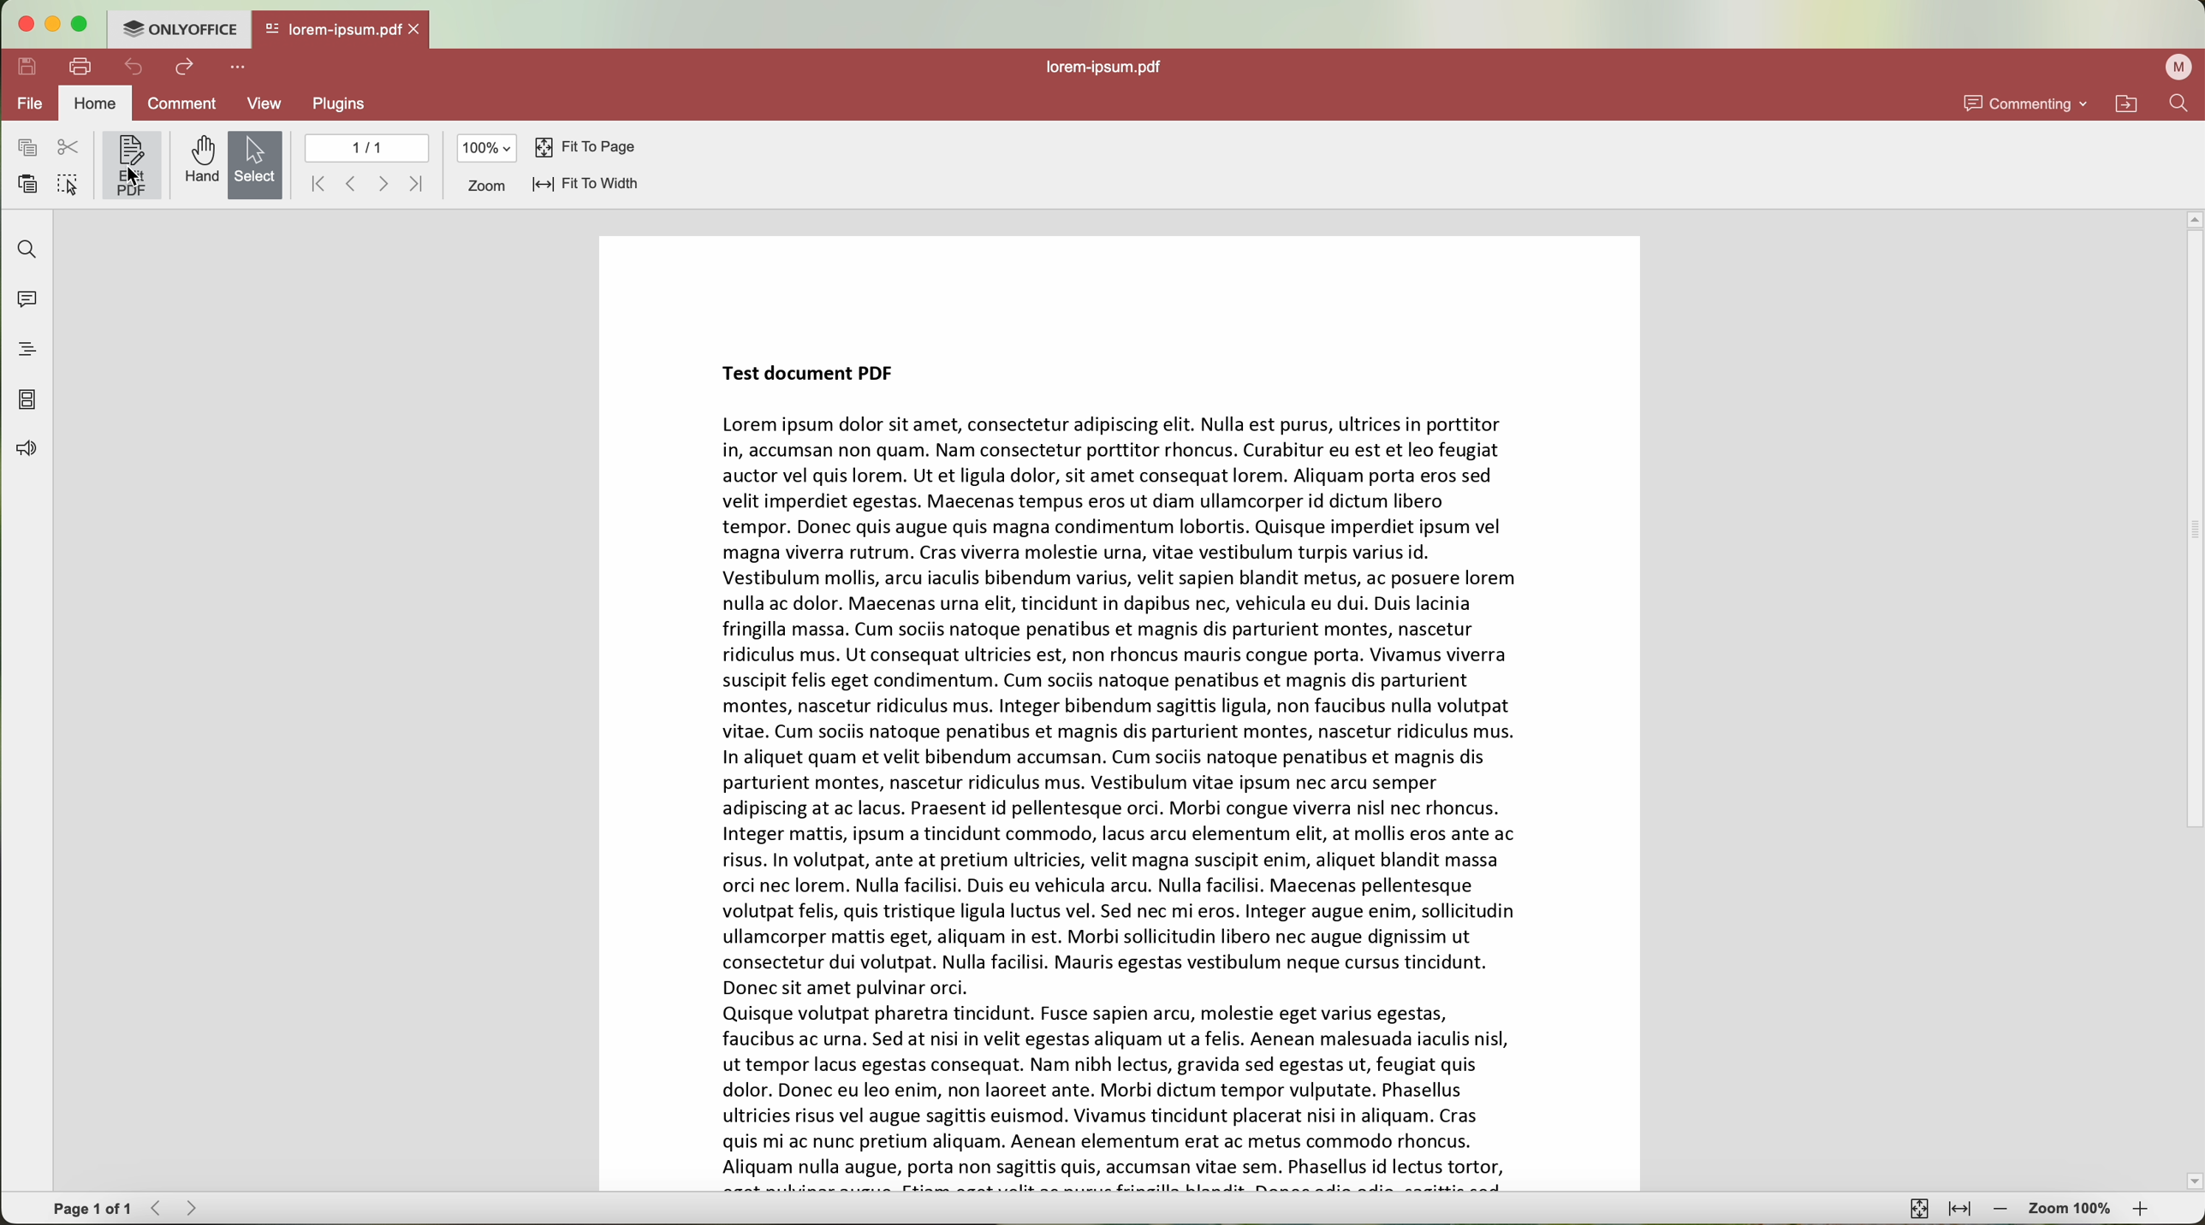  Describe the element at coordinates (235, 67) in the screenshot. I see `customize quick access toolbar` at that location.